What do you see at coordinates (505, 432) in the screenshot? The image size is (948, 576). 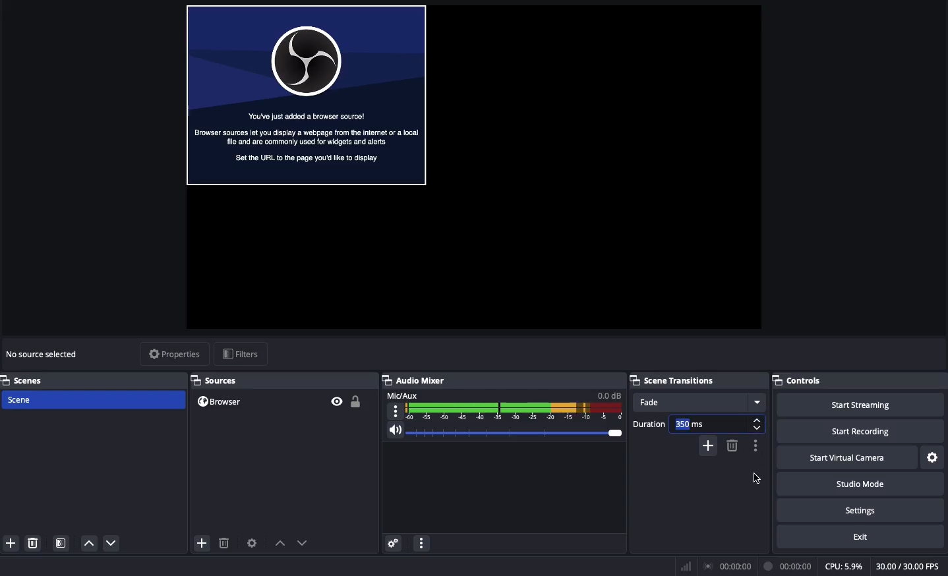 I see `Volume` at bounding box center [505, 432].